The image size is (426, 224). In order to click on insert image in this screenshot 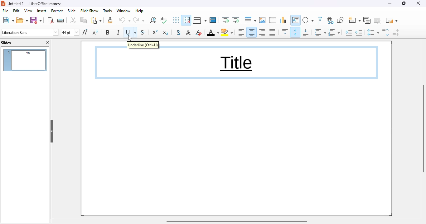, I will do `click(263, 20)`.